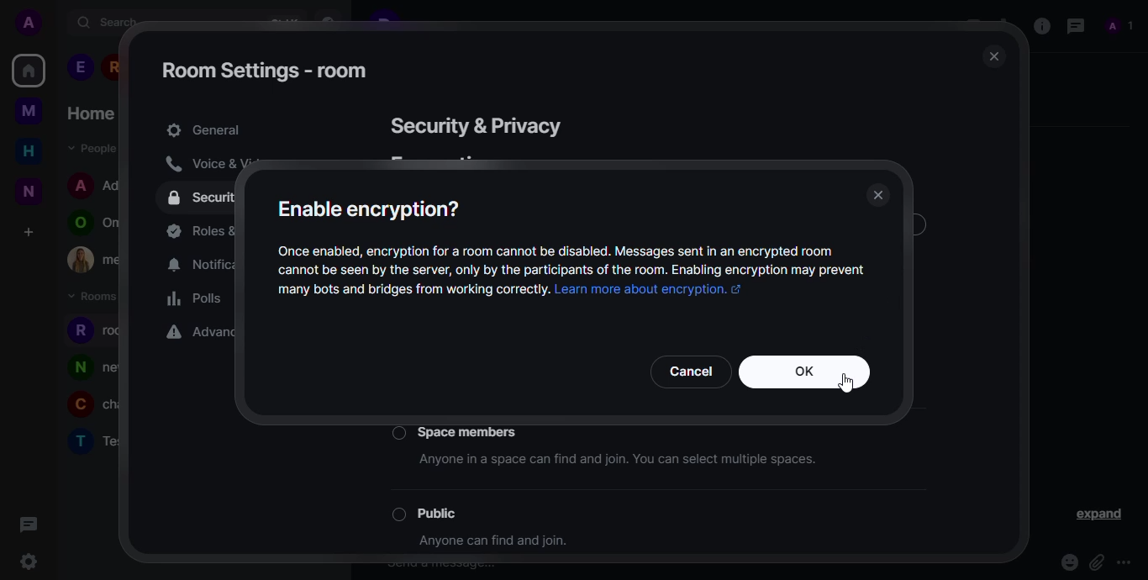 This screenshot has width=1148, height=580. What do you see at coordinates (28, 193) in the screenshot?
I see `New` at bounding box center [28, 193].